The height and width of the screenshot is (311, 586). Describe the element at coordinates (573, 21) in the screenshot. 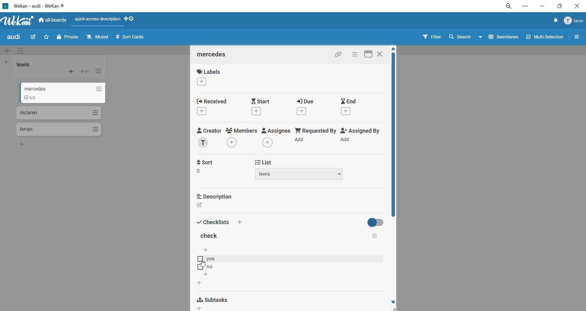

I see `menu` at that location.